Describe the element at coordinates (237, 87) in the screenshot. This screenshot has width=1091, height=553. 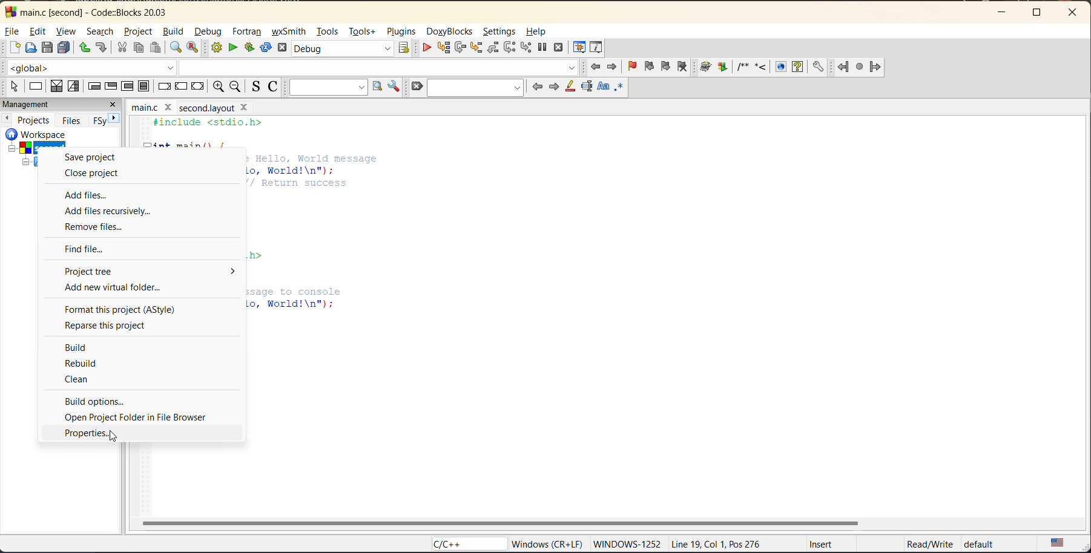
I see `zoom out` at that location.